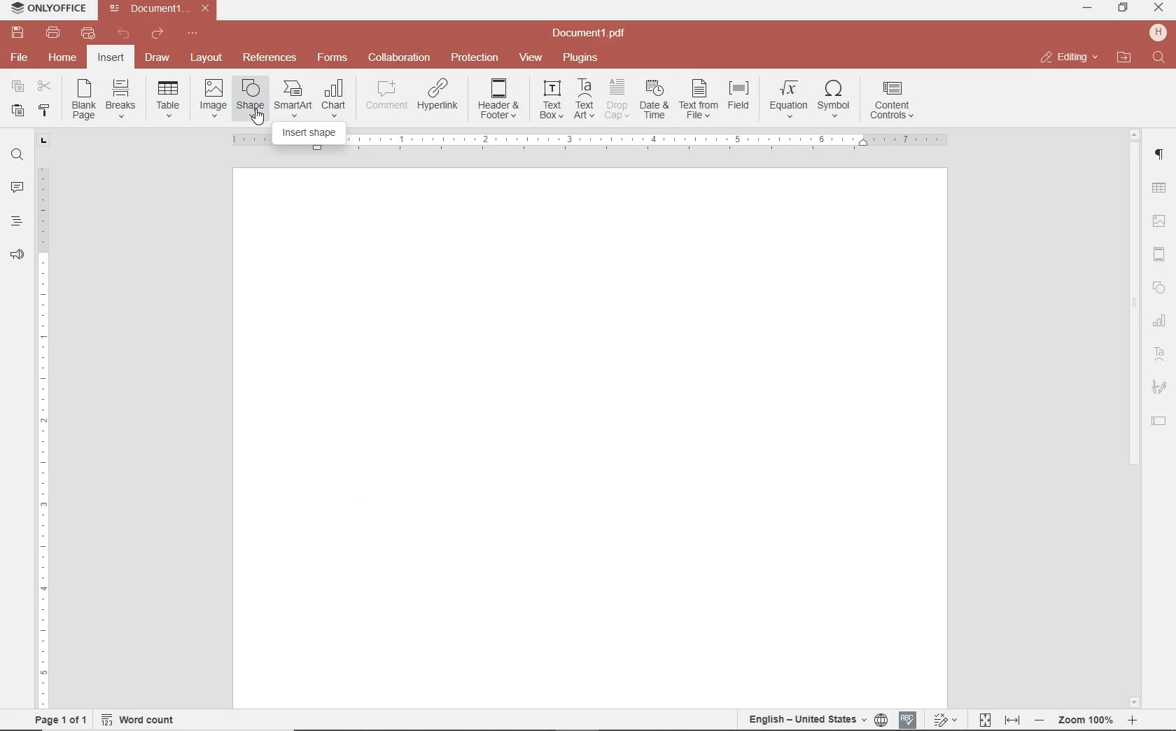  I want to click on paragraph setting, so click(1160, 153).